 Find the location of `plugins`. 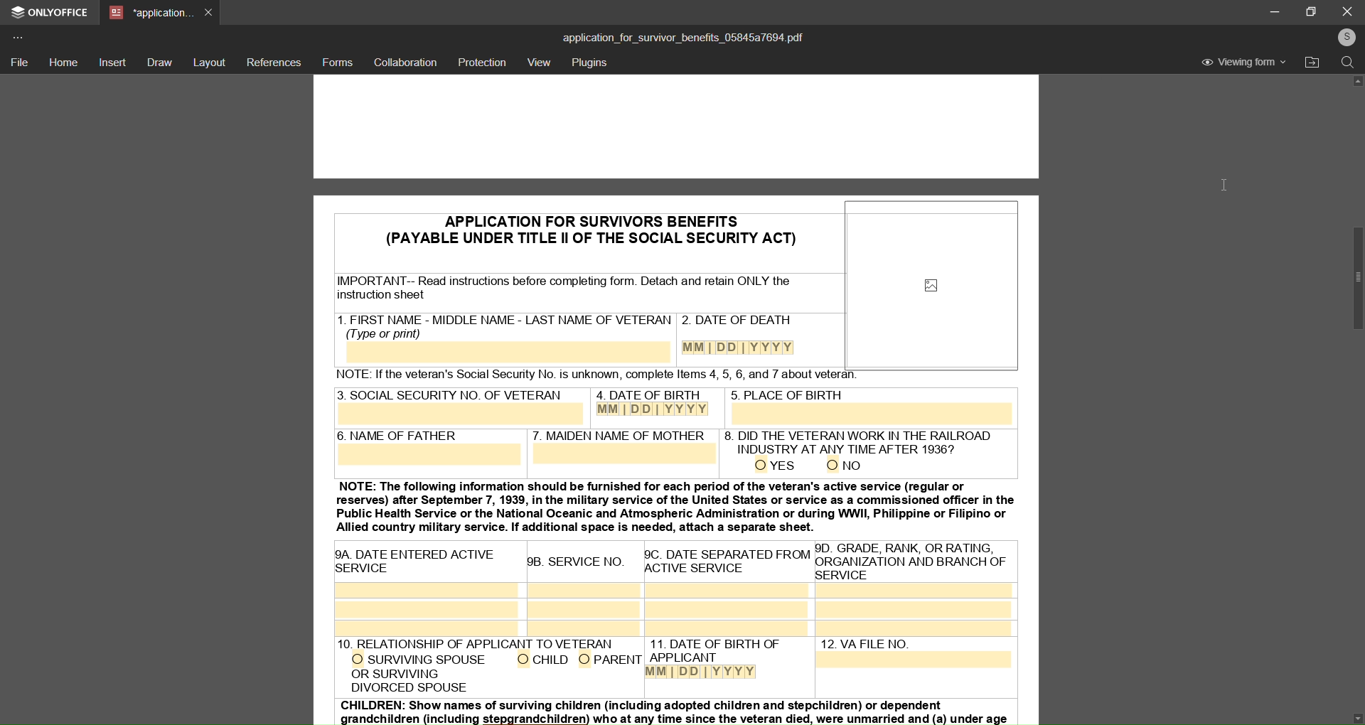

plugins is located at coordinates (591, 64).